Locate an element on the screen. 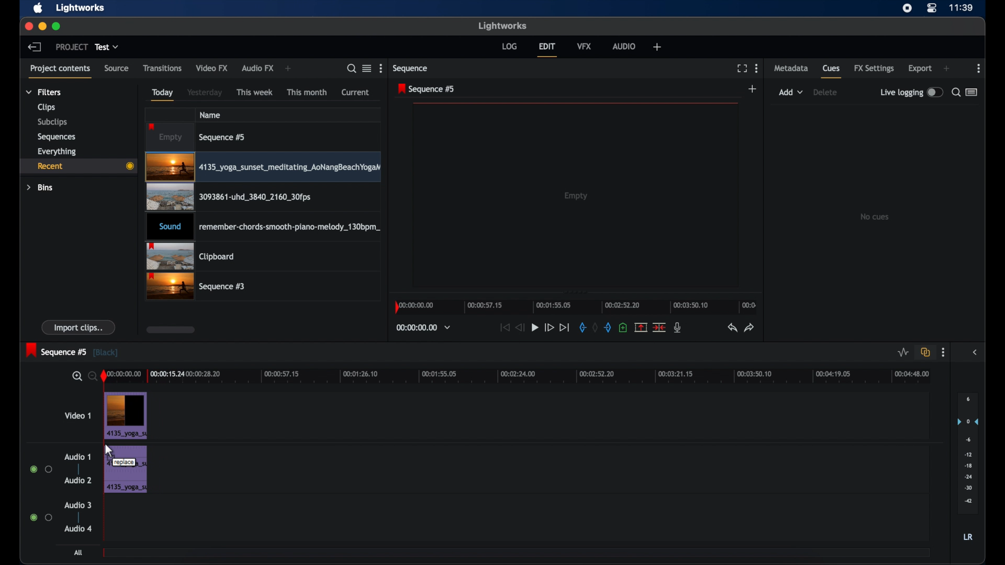  empty is located at coordinates (577, 196).